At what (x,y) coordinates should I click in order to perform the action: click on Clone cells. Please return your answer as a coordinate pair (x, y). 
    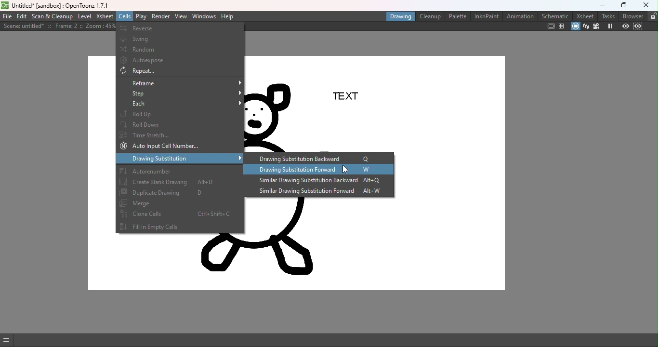
    Looking at the image, I should click on (182, 216).